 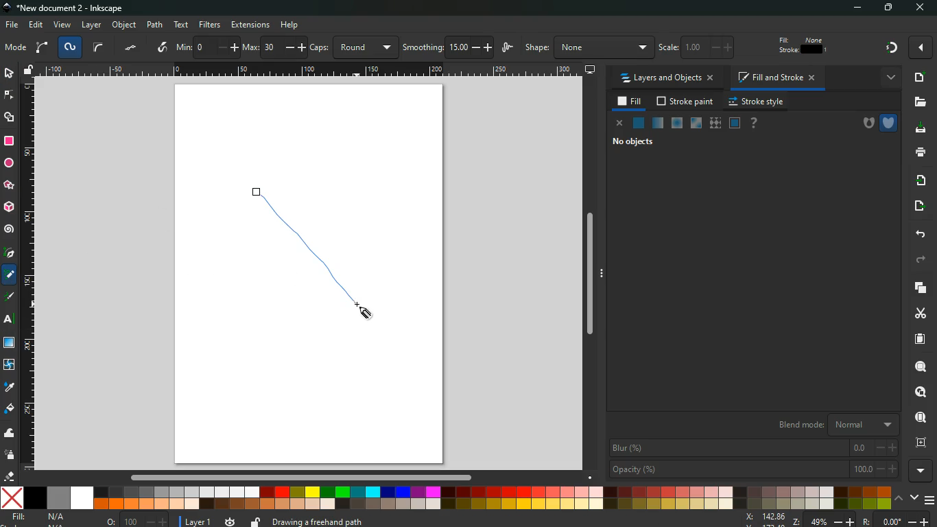 I want to click on more, so click(x=922, y=471).